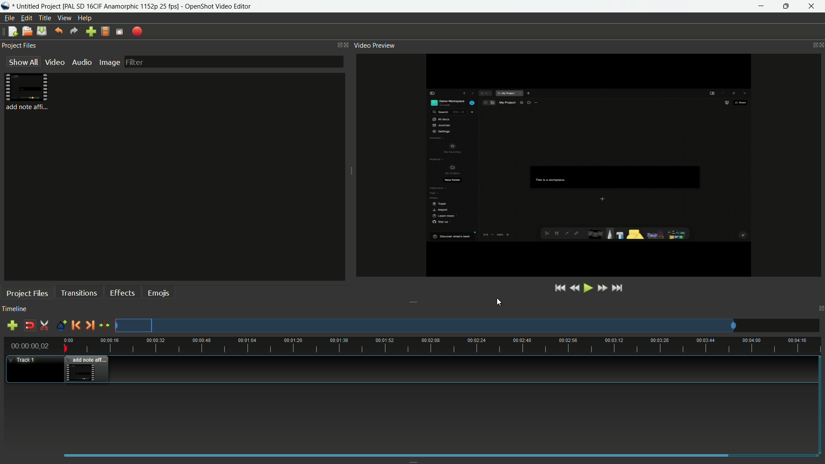 The image size is (825, 464). I want to click on close video preview, so click(820, 46).